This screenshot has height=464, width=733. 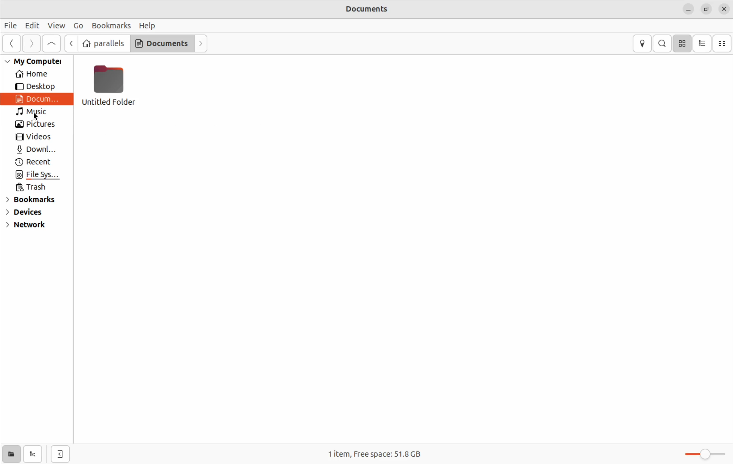 What do you see at coordinates (35, 87) in the screenshot?
I see `Desktop` at bounding box center [35, 87].